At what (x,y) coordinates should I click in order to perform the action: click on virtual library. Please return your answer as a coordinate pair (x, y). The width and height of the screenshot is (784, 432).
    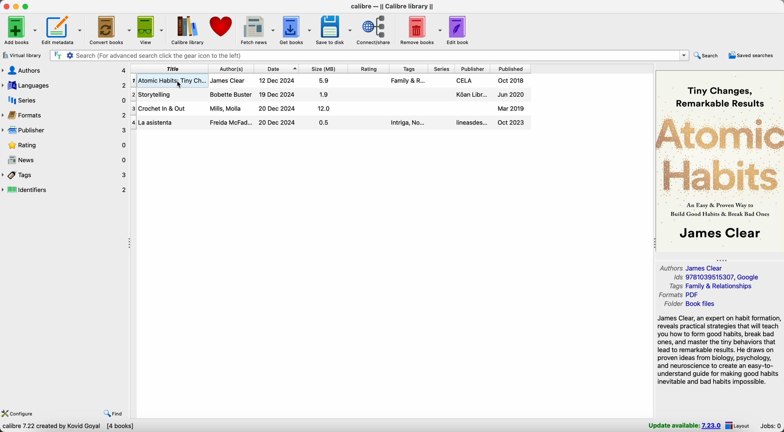
    Looking at the image, I should click on (22, 56).